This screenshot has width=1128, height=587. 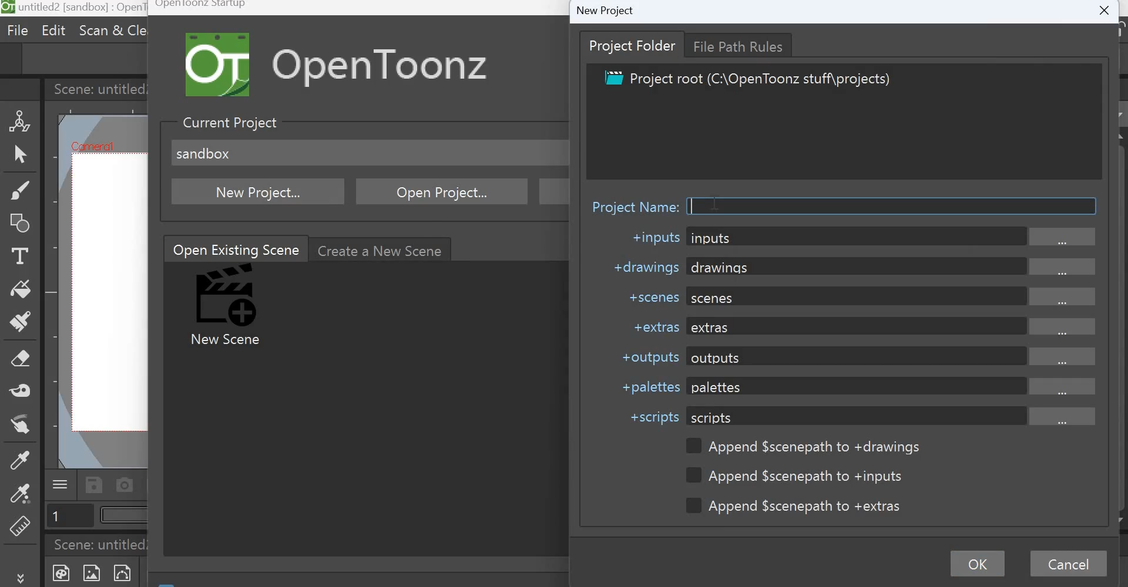 What do you see at coordinates (126, 484) in the screenshot?
I see `Capture` at bounding box center [126, 484].